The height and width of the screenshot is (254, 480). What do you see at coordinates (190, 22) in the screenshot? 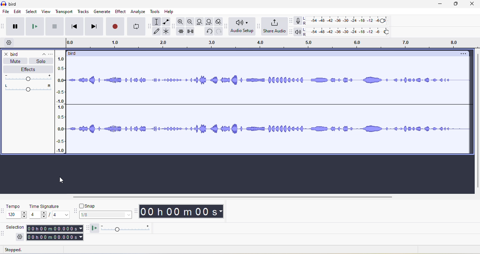
I see `zoom out` at bounding box center [190, 22].